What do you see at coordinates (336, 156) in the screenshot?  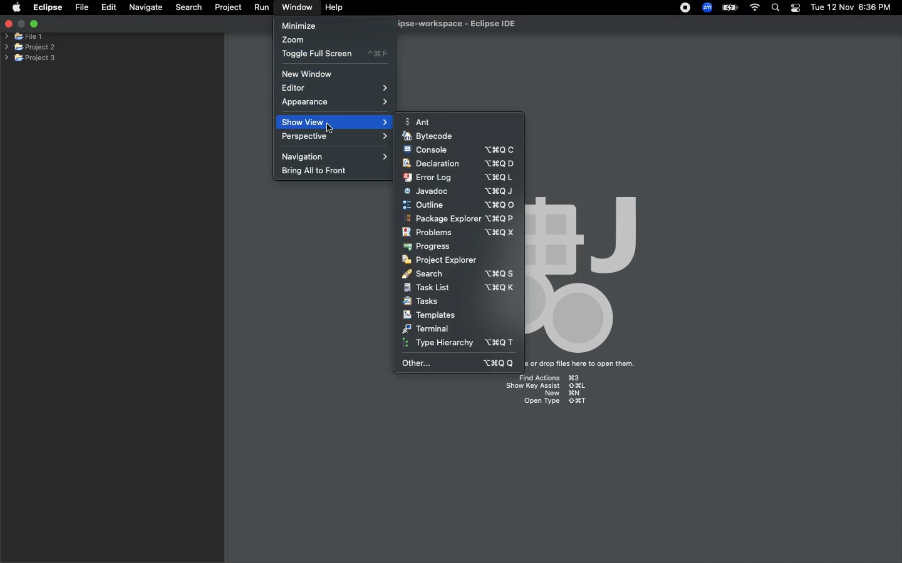 I see `Navigation` at bounding box center [336, 156].